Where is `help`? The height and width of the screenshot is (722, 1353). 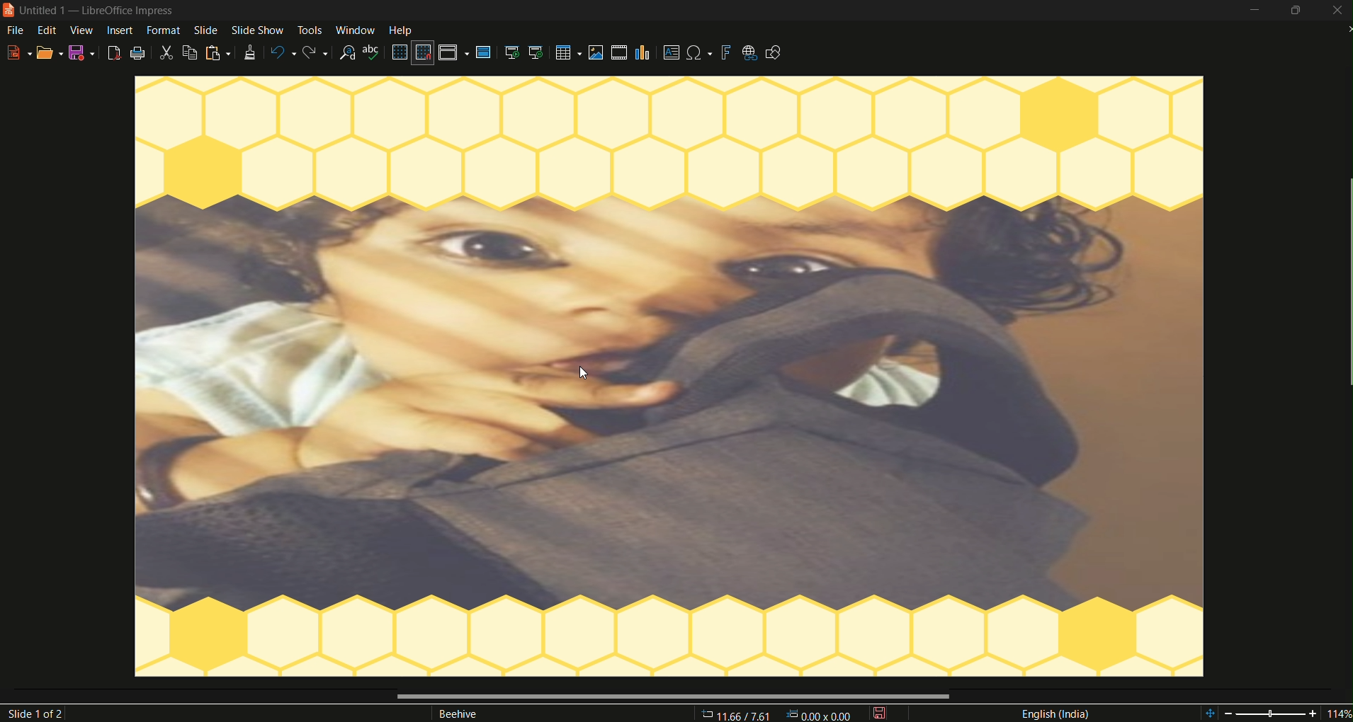
help is located at coordinates (404, 30).